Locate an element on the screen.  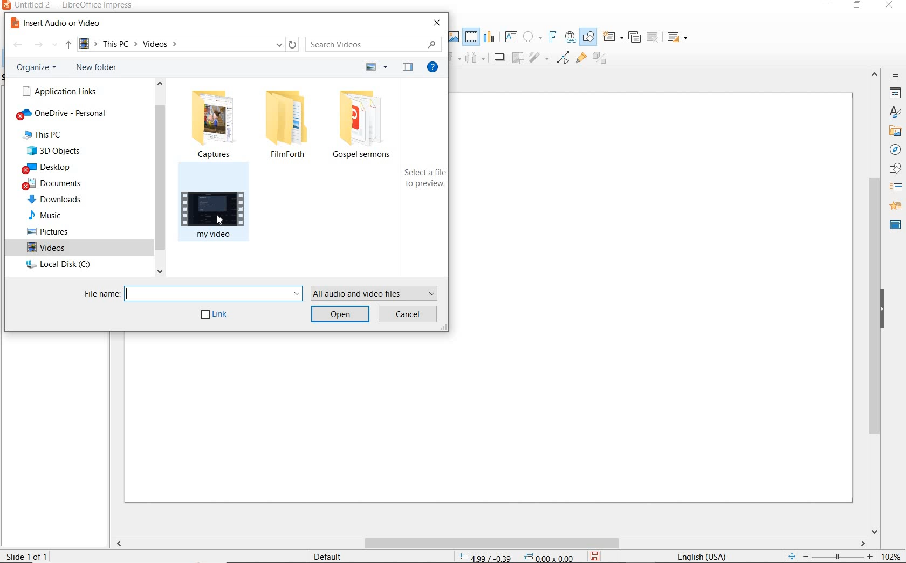
FILE NAME is located at coordinates (68, 6).